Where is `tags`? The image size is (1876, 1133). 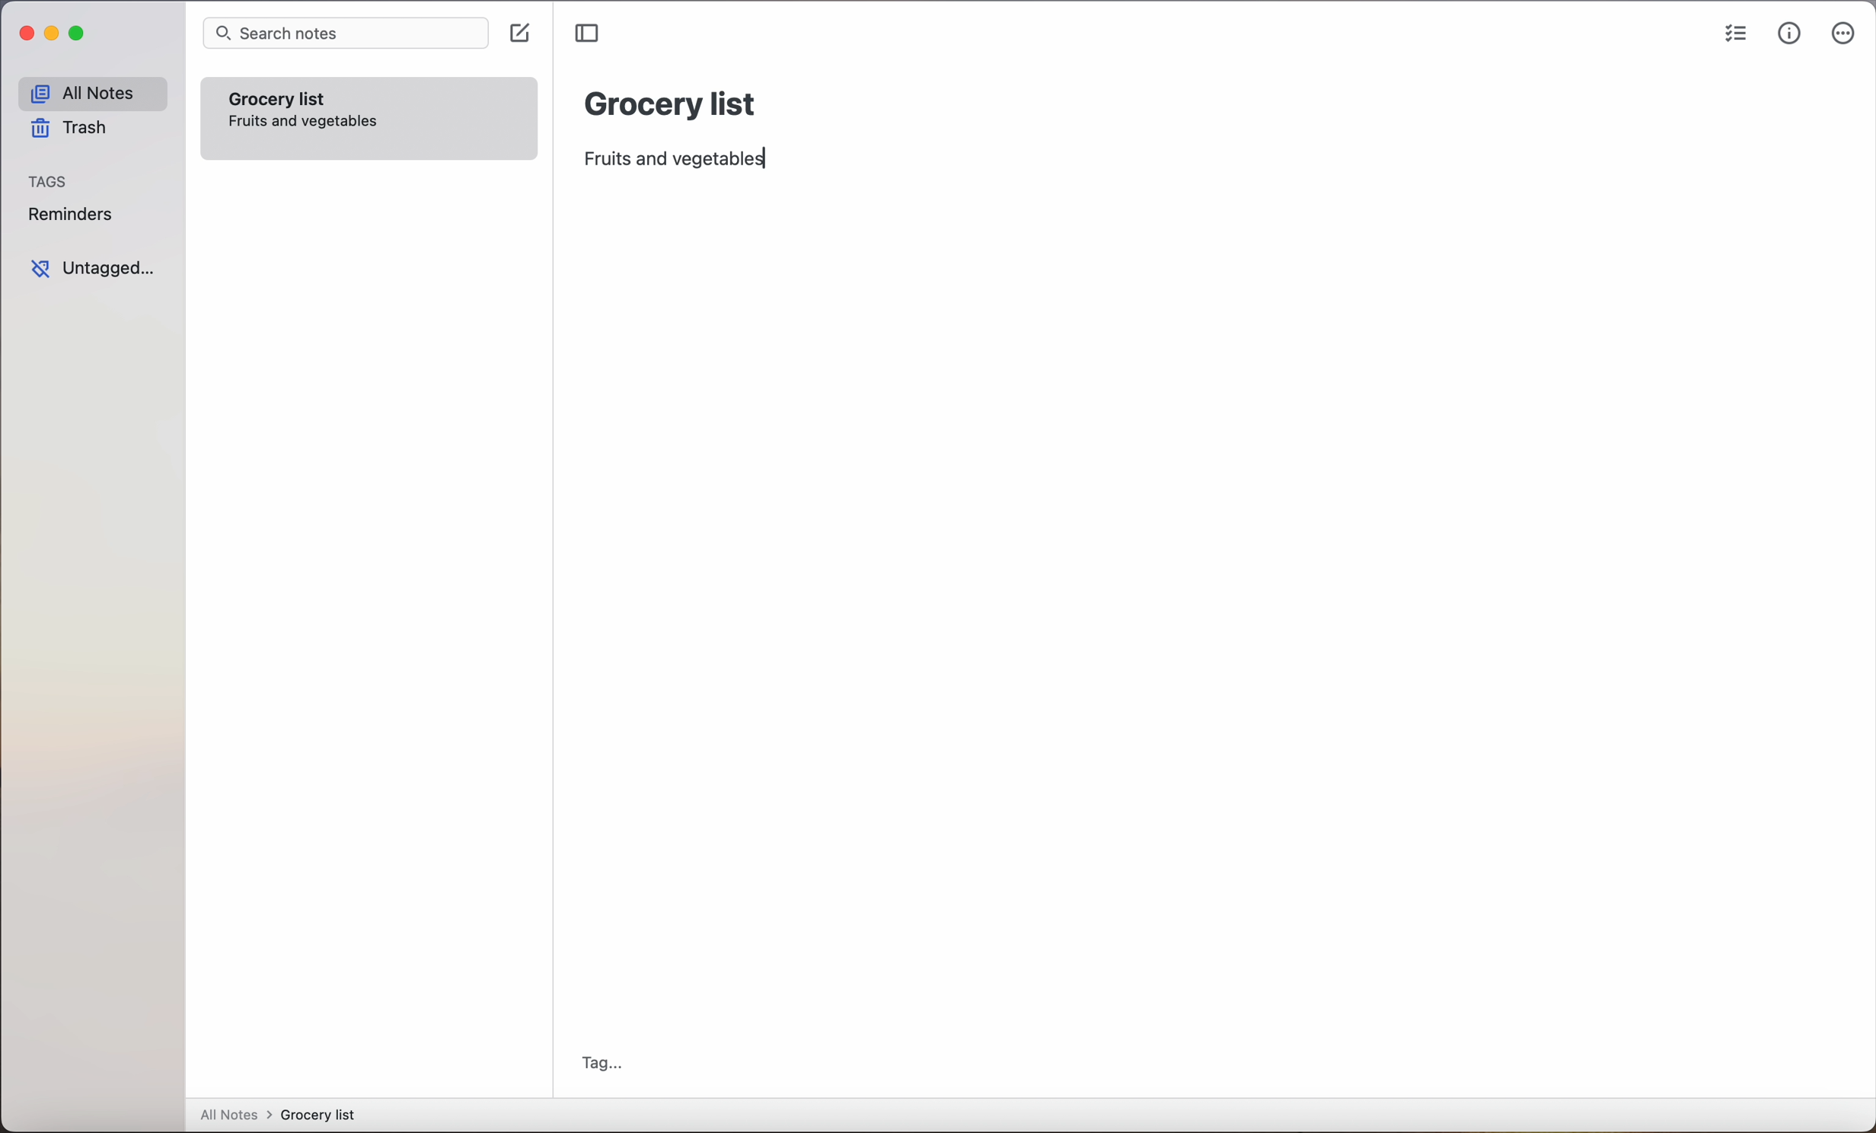
tags is located at coordinates (49, 183).